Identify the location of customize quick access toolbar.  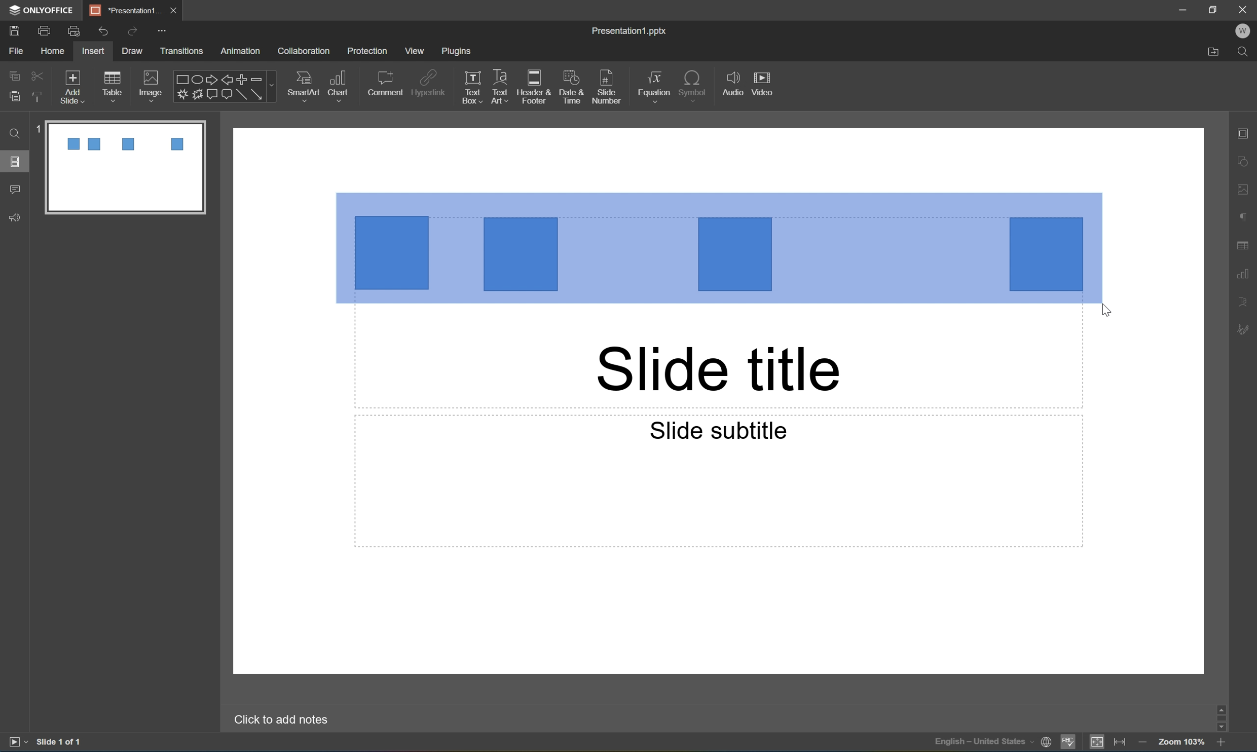
(162, 30).